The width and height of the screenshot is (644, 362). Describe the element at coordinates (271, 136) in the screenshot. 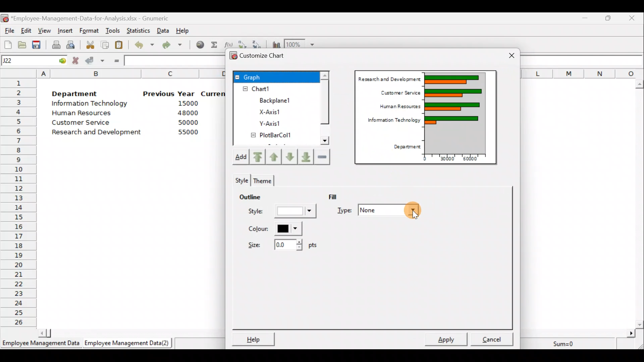

I see `PlotBarCol1` at that location.